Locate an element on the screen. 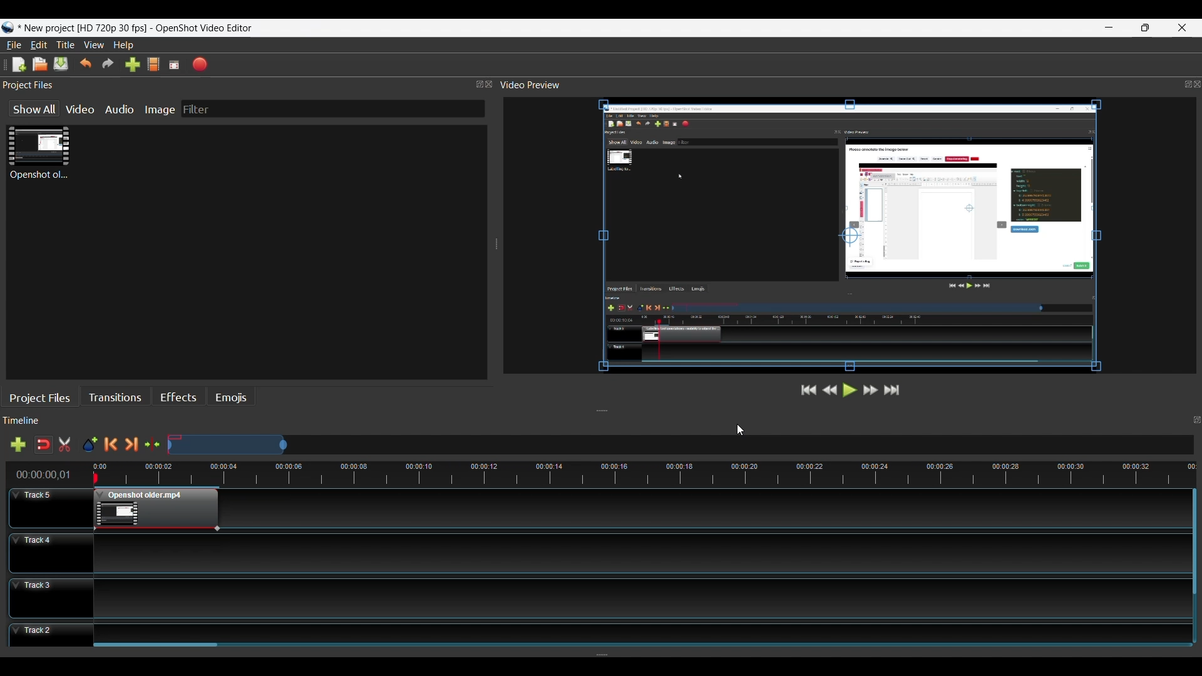 This screenshot has width=1202, height=676. Open File is located at coordinates (40, 64).